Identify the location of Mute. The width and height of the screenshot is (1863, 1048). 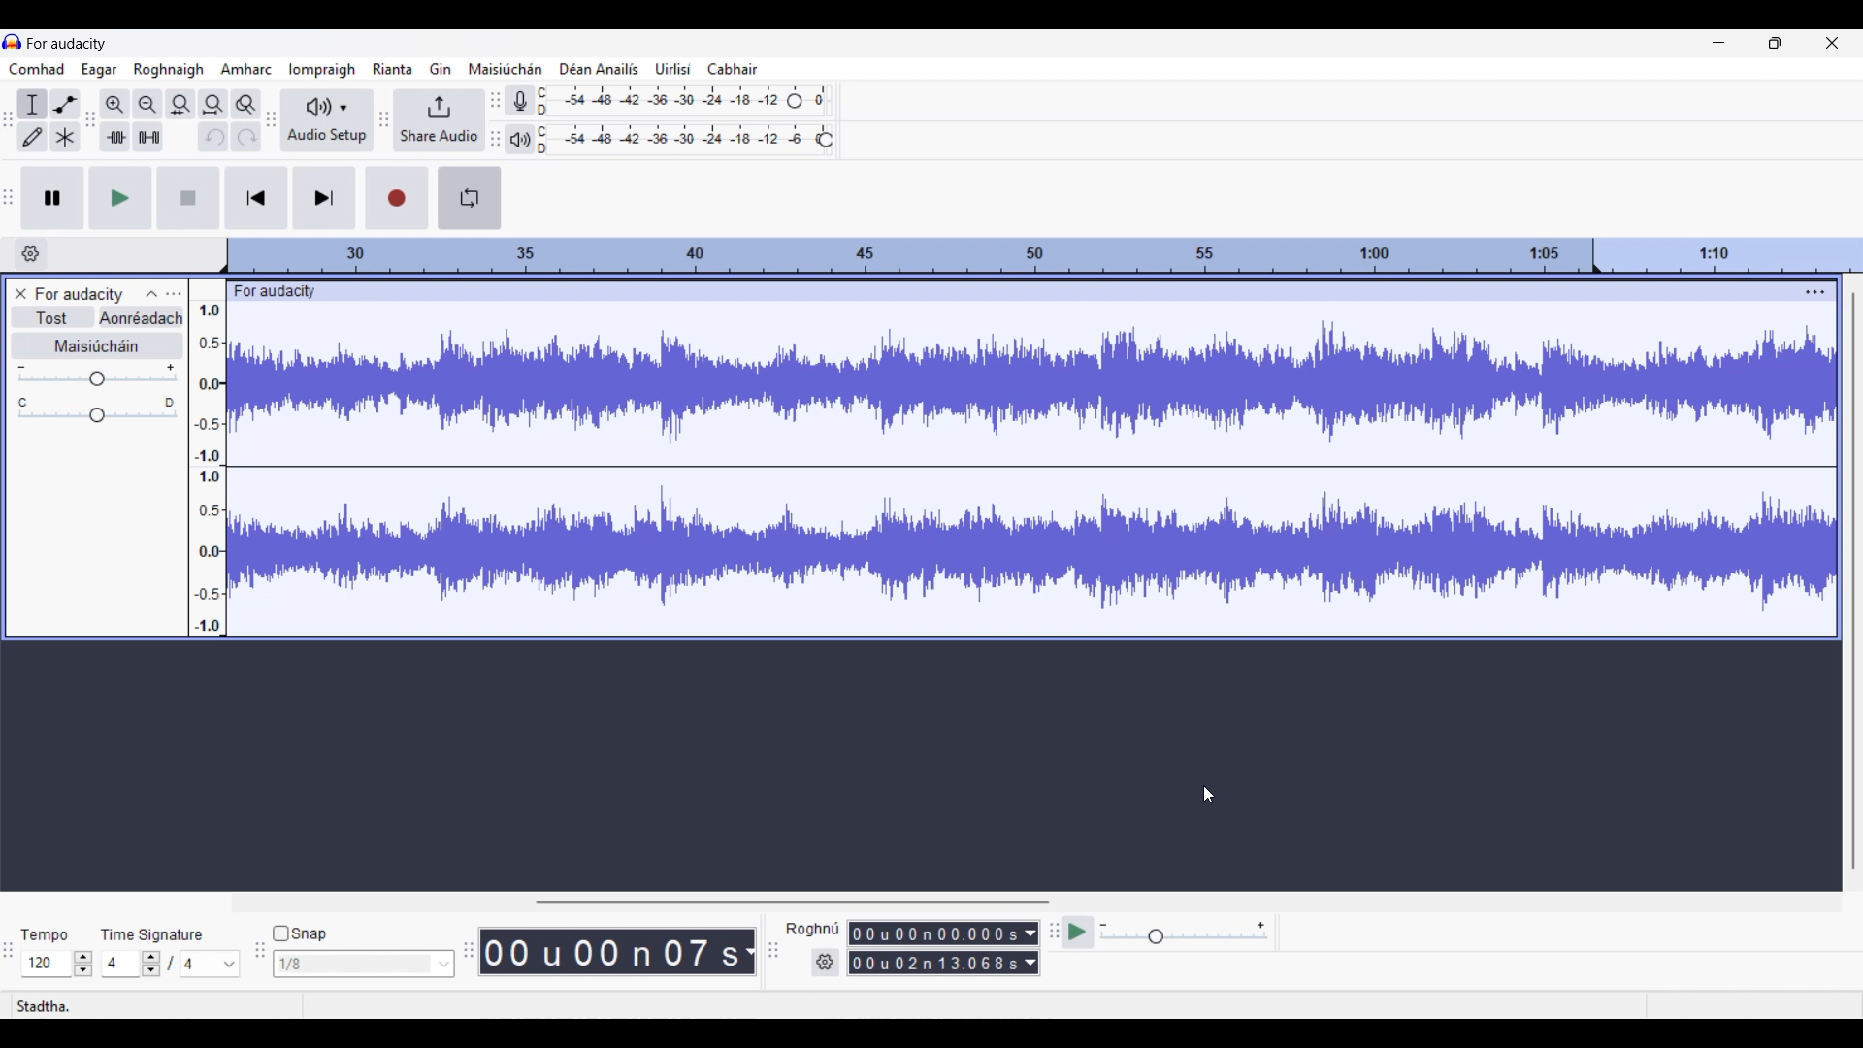
(52, 317).